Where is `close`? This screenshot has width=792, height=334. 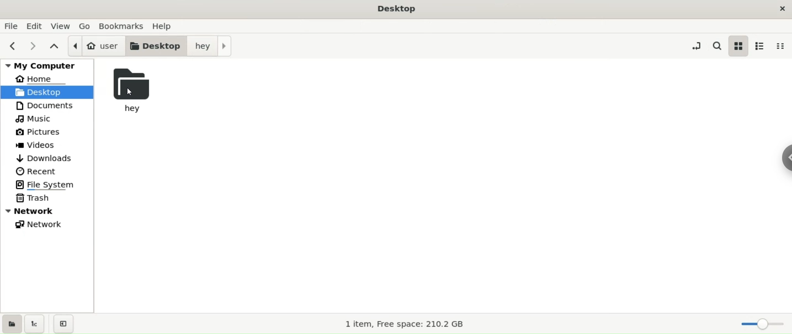
close is located at coordinates (781, 9).